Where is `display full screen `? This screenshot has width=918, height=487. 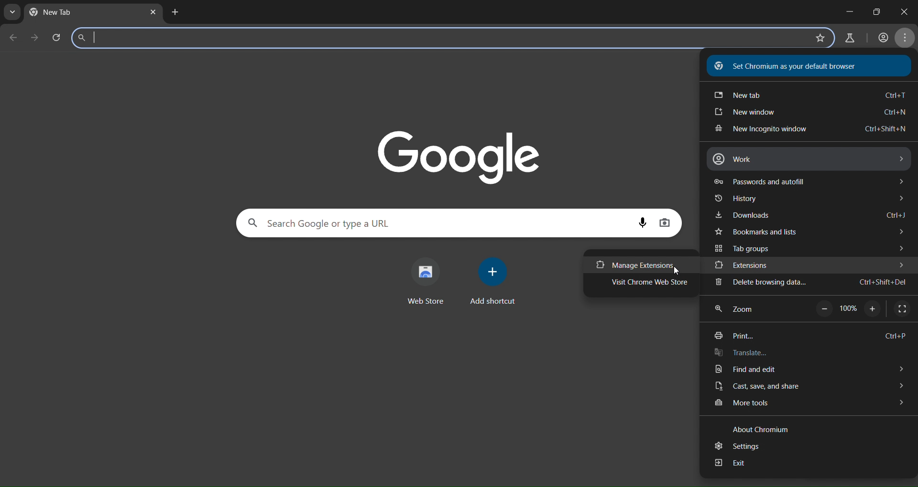 display full screen  is located at coordinates (903, 309).